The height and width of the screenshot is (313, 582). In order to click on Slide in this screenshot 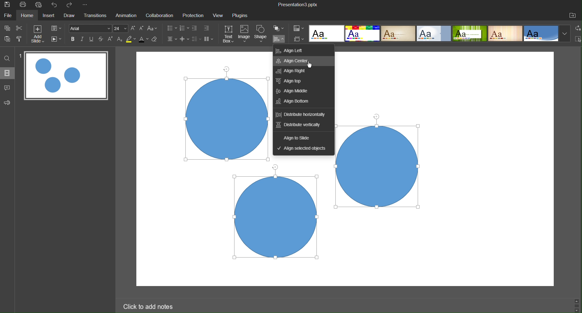, I will do `click(7, 74)`.